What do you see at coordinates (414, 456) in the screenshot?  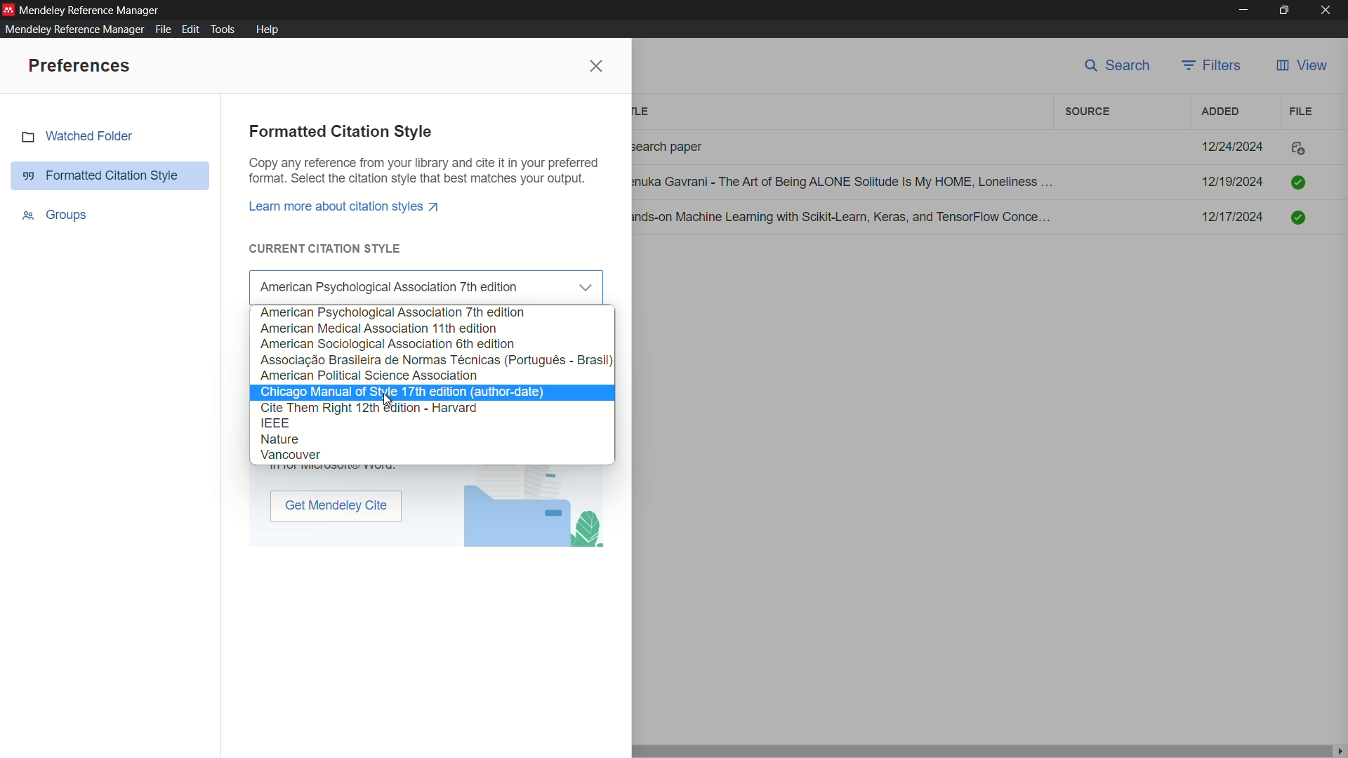 I see `citation styles` at bounding box center [414, 456].